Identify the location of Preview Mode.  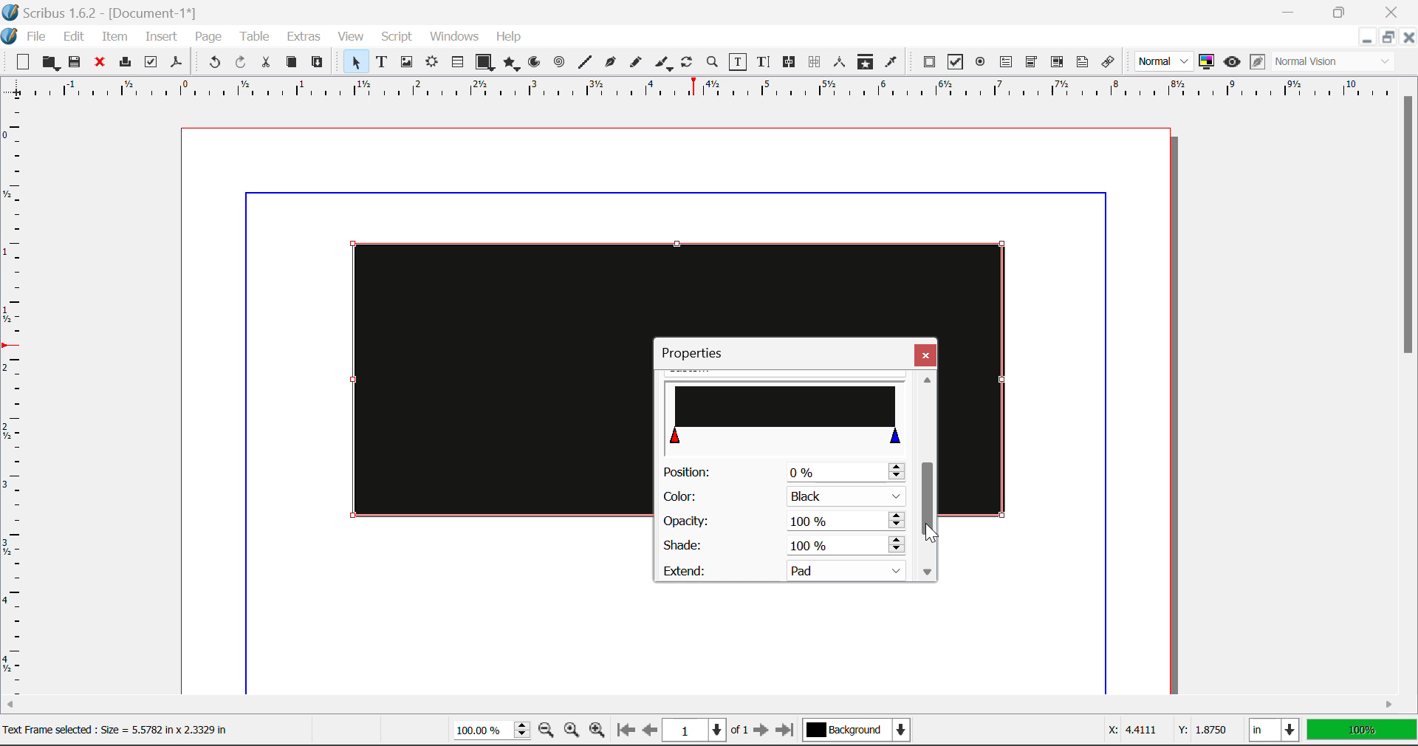
(1232, 62).